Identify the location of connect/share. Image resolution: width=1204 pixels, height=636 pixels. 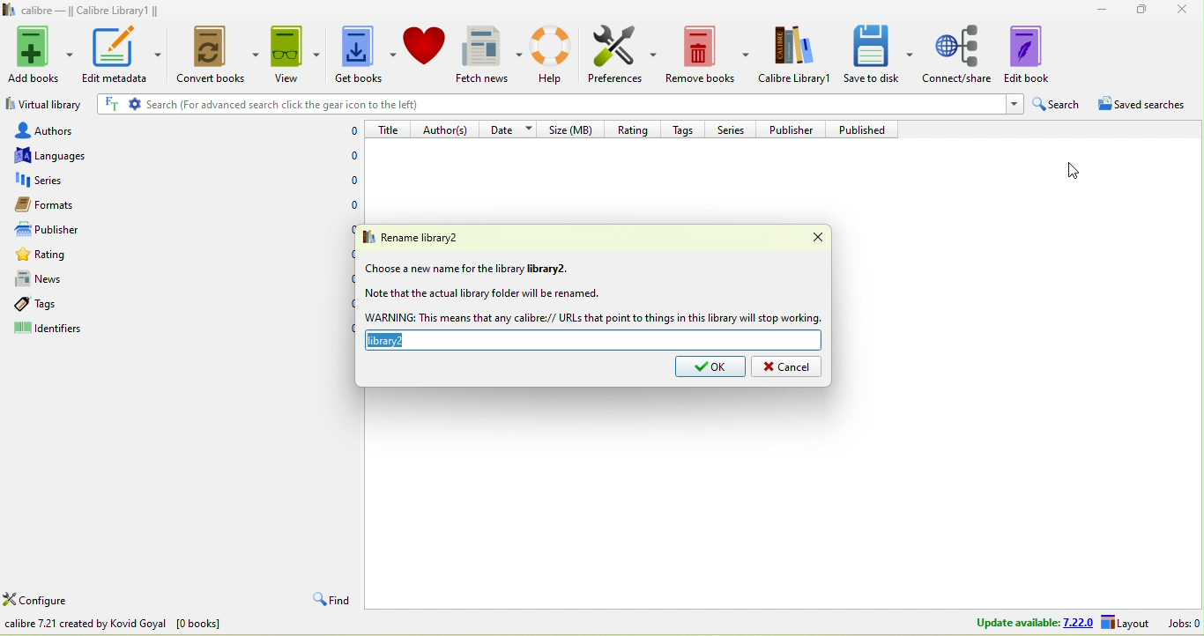
(958, 53).